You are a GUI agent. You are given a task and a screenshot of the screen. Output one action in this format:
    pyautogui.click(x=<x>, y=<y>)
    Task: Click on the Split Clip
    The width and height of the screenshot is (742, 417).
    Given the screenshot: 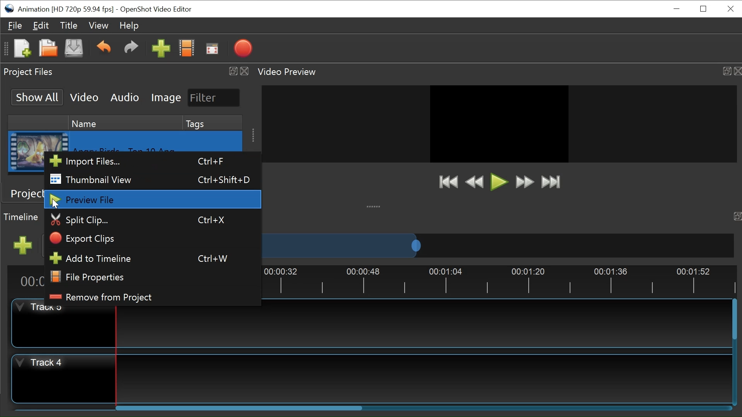 What is the action you would take?
    pyautogui.click(x=153, y=220)
    